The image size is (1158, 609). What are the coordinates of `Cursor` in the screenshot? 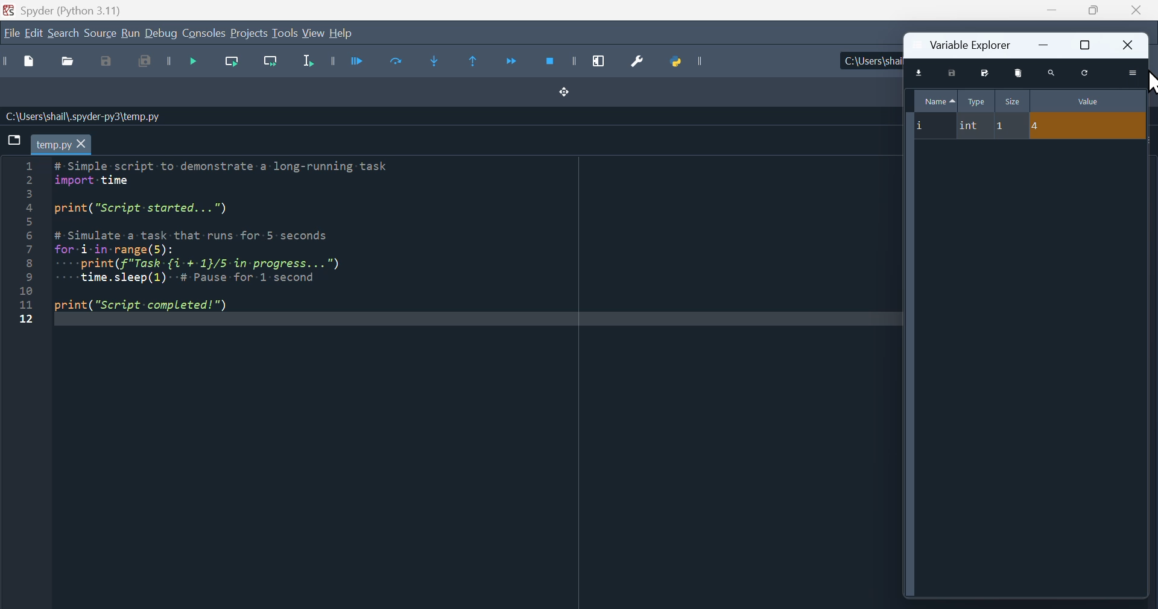 It's located at (1150, 81).